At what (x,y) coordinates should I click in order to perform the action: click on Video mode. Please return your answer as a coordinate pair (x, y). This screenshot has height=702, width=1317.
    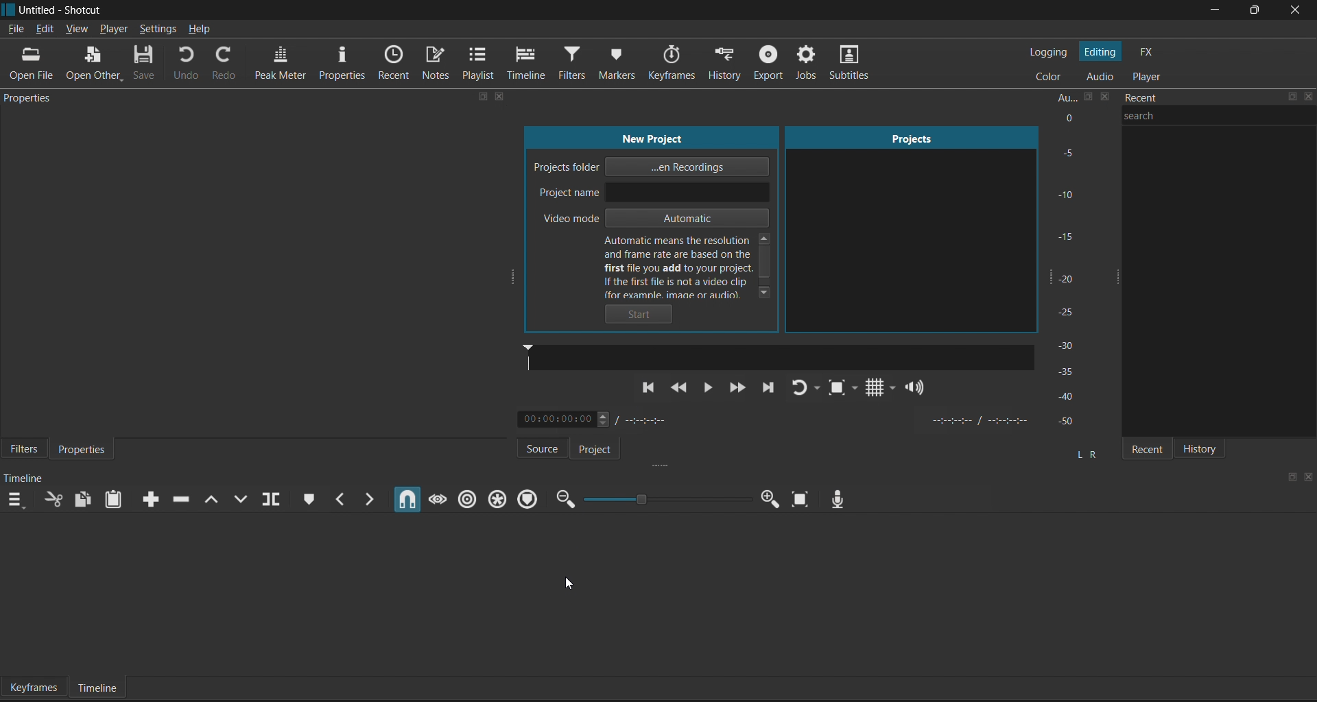
    Looking at the image, I should click on (652, 219).